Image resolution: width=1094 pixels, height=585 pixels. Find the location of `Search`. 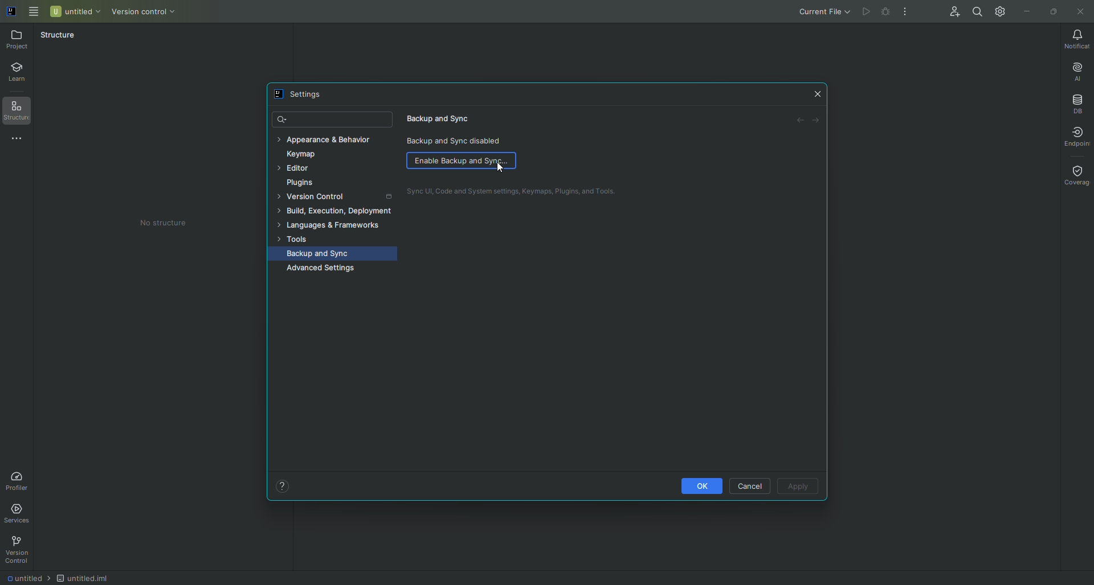

Search is located at coordinates (283, 119).